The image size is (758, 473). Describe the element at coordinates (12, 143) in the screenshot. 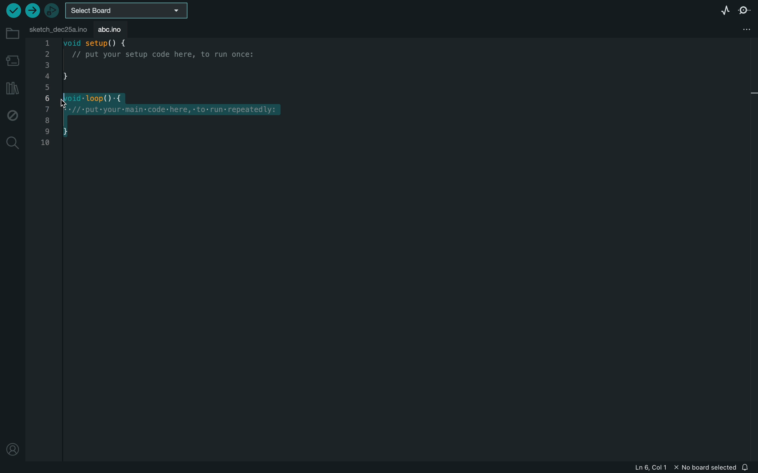

I see `search` at that location.